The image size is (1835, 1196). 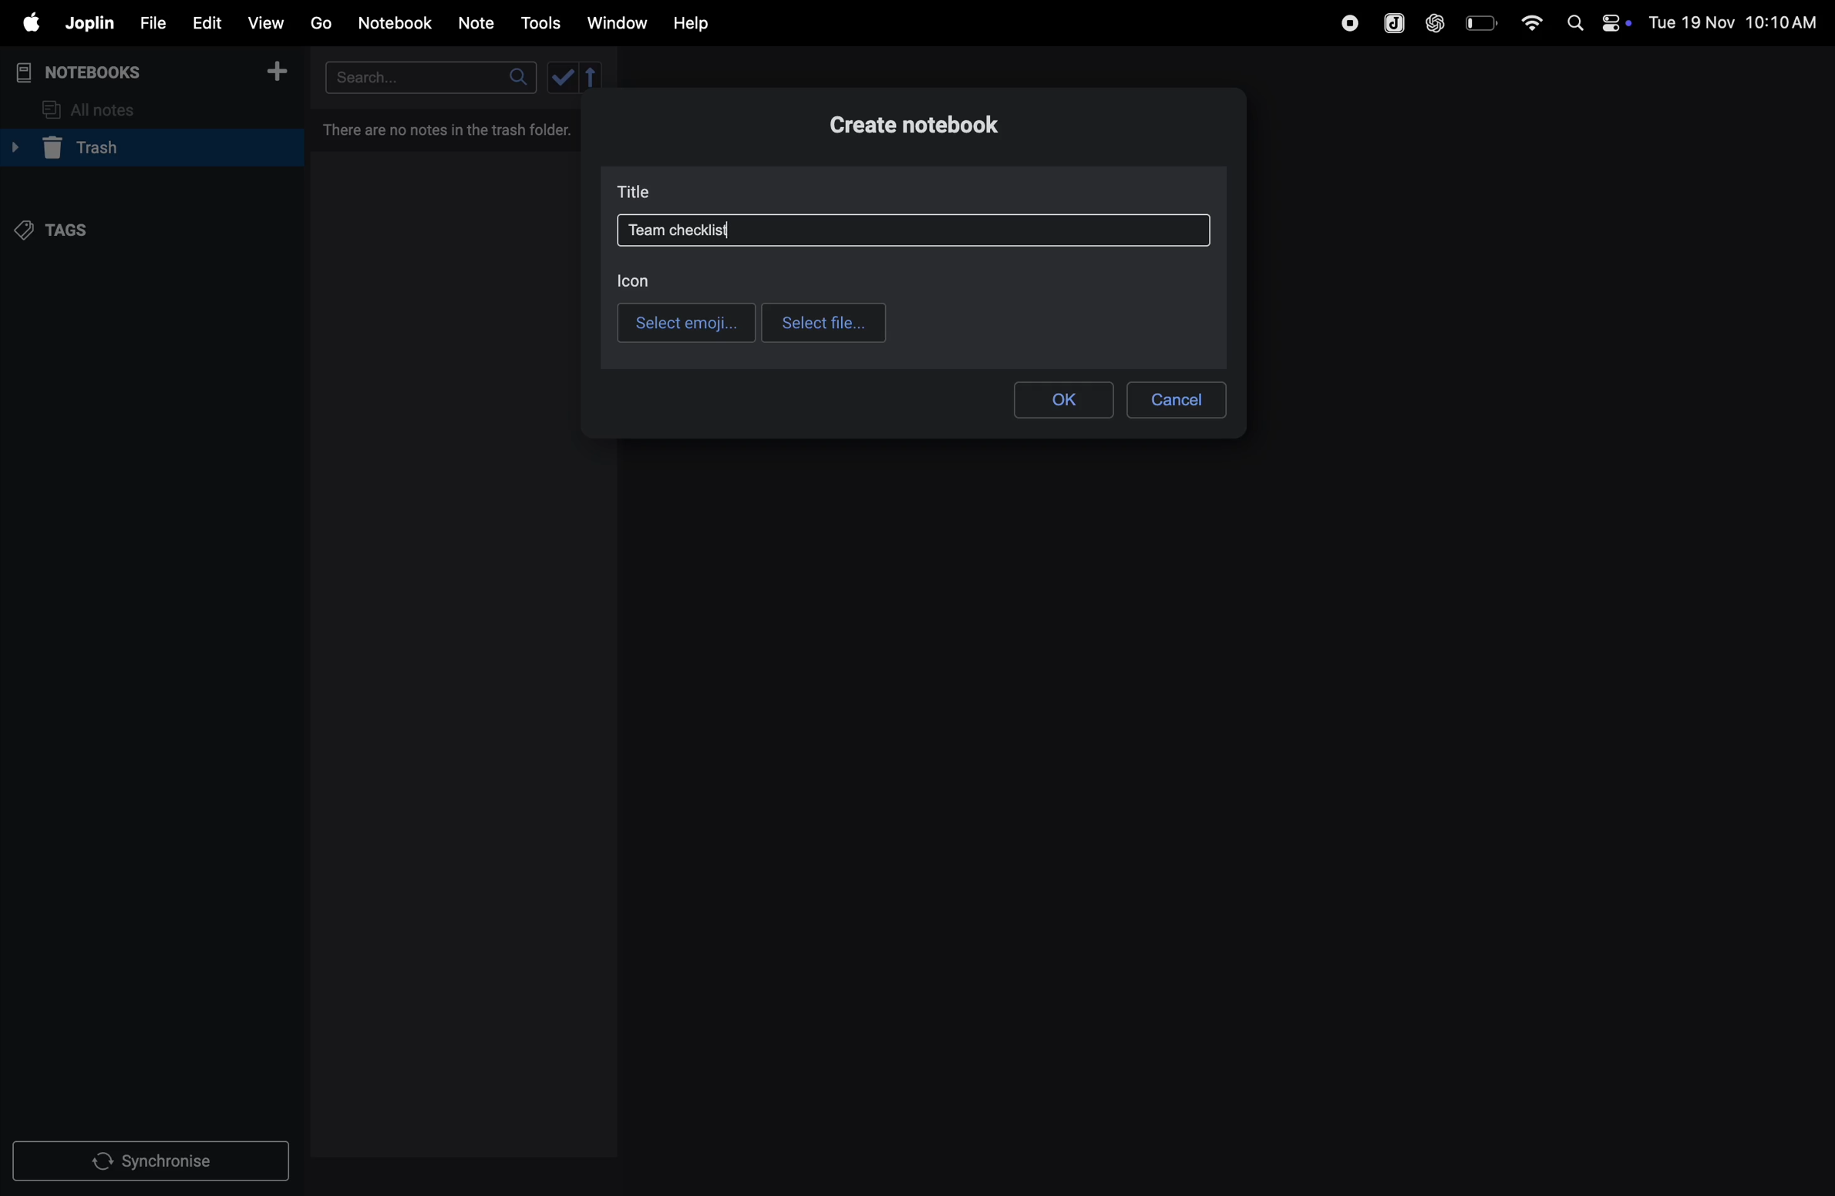 I want to click on tags, so click(x=62, y=230).